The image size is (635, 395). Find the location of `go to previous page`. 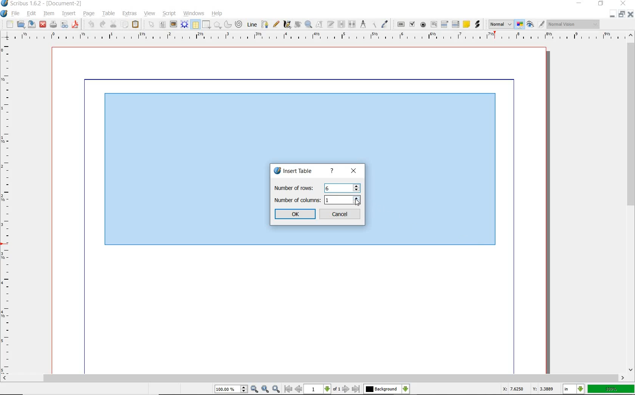

go to previous page is located at coordinates (299, 390).